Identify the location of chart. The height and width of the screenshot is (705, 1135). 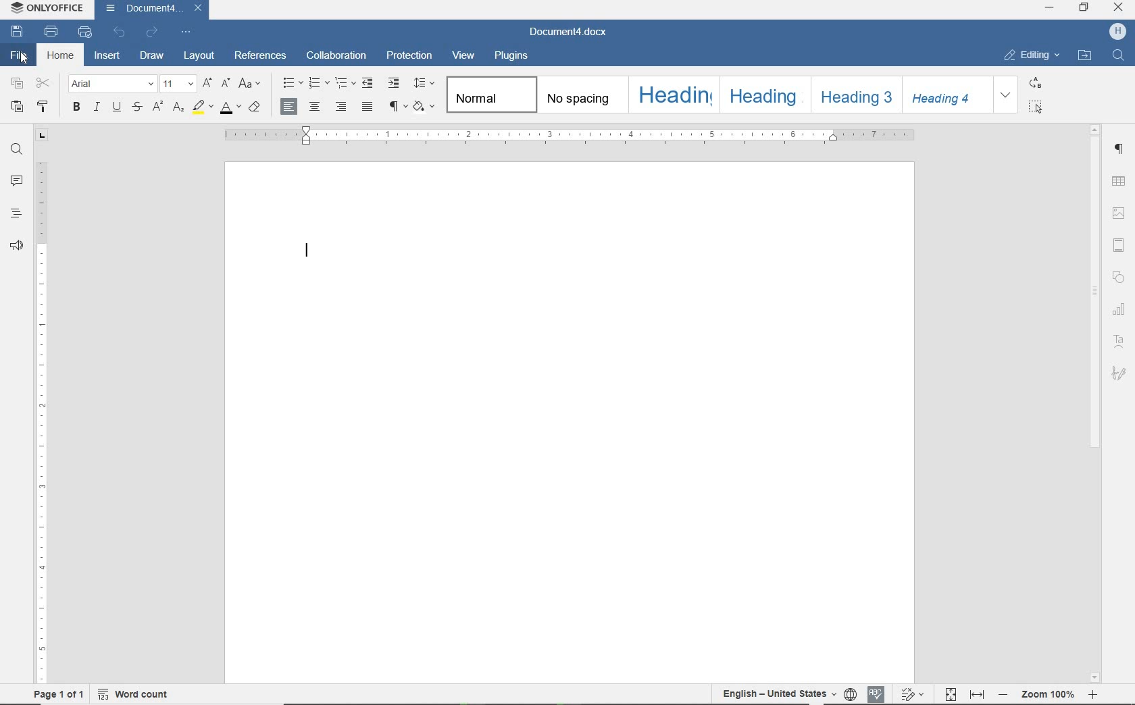
(1120, 309).